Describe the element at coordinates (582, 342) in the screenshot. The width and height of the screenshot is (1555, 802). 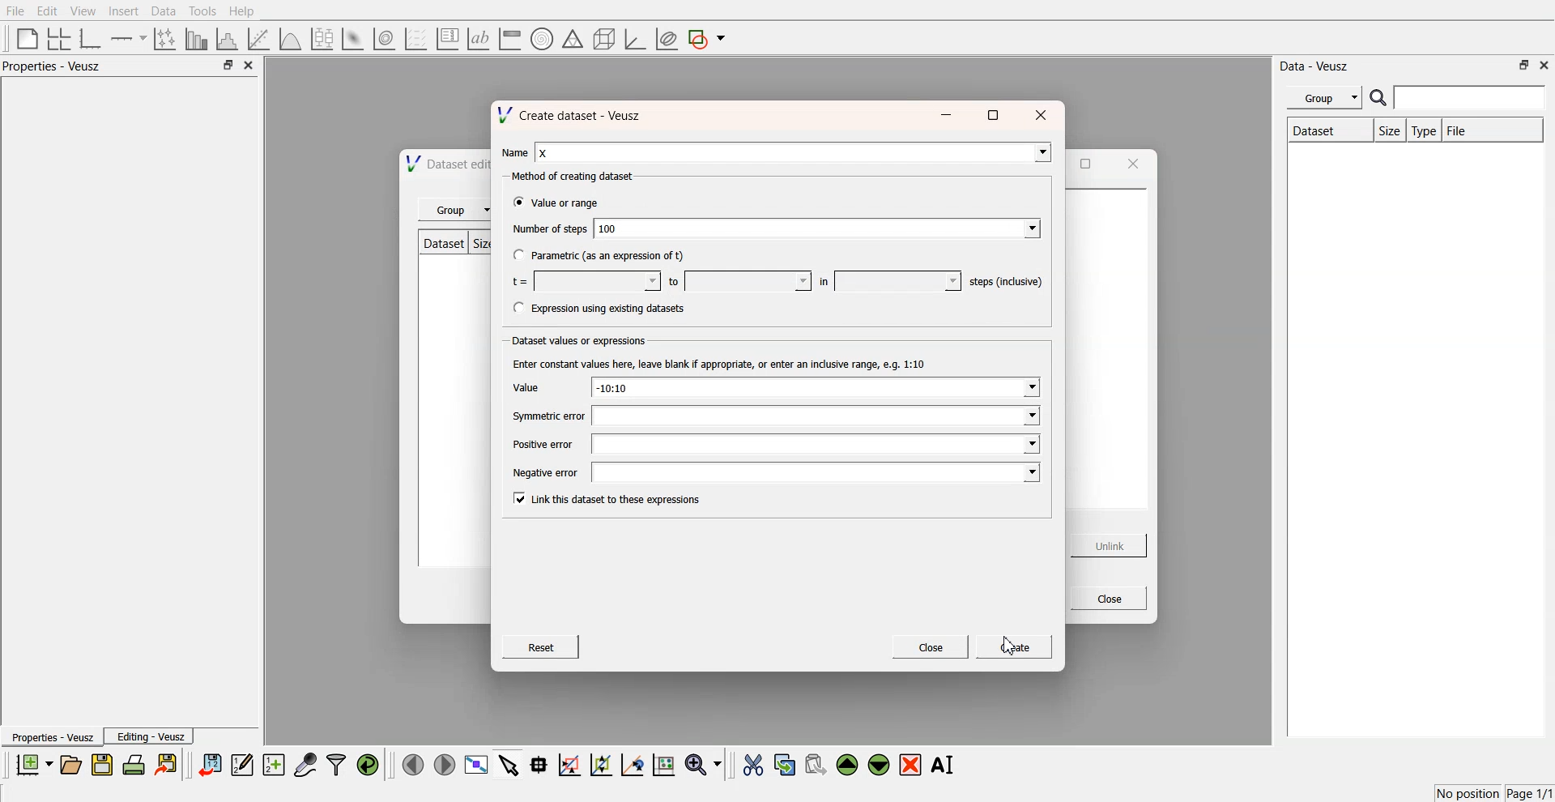
I see `Dataset values or expressions` at that location.